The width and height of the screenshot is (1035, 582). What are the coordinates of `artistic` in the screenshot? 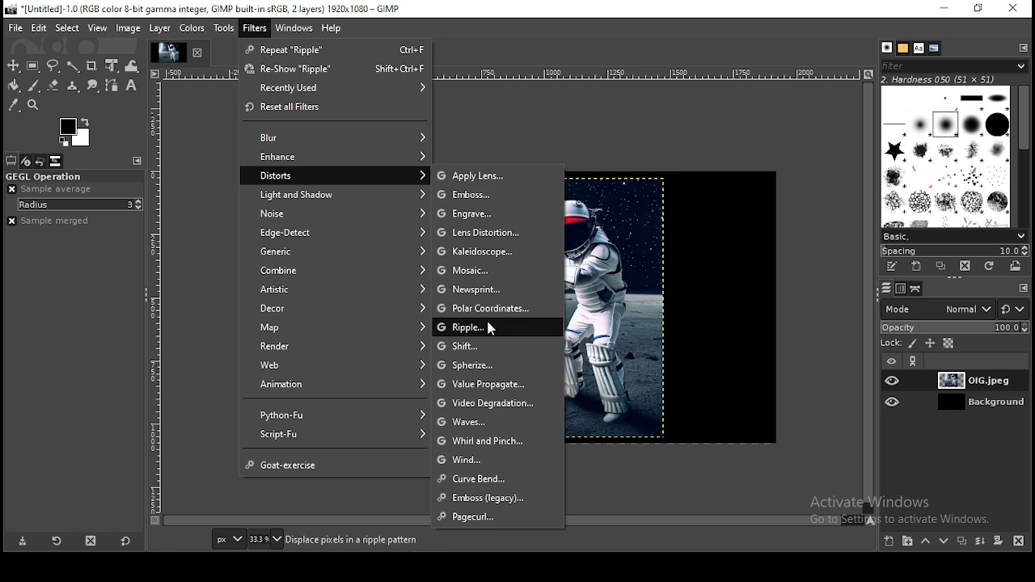 It's located at (342, 289).